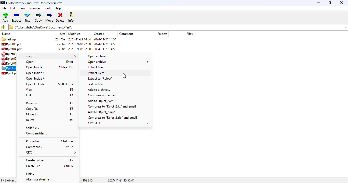 This screenshot has width=348, height=183. I want to click on extract files, so click(97, 67).